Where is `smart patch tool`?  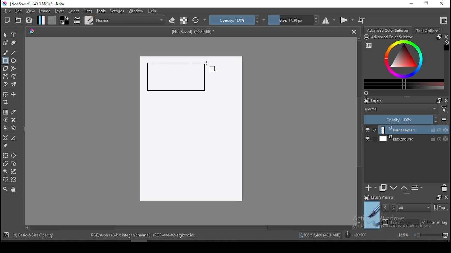
smart patch tool is located at coordinates (13, 120).